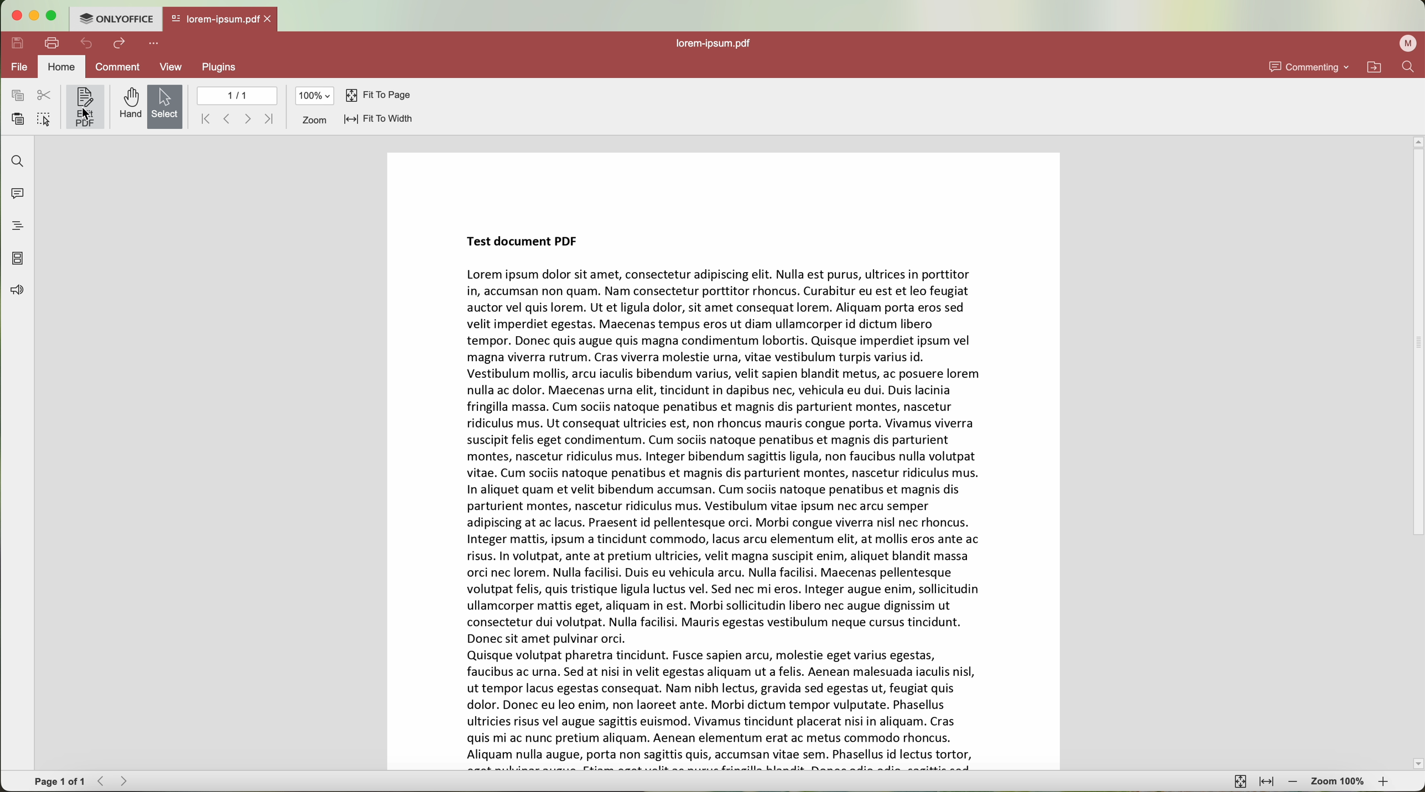 This screenshot has width=1425, height=792. Describe the element at coordinates (1407, 43) in the screenshot. I see `profile` at that location.